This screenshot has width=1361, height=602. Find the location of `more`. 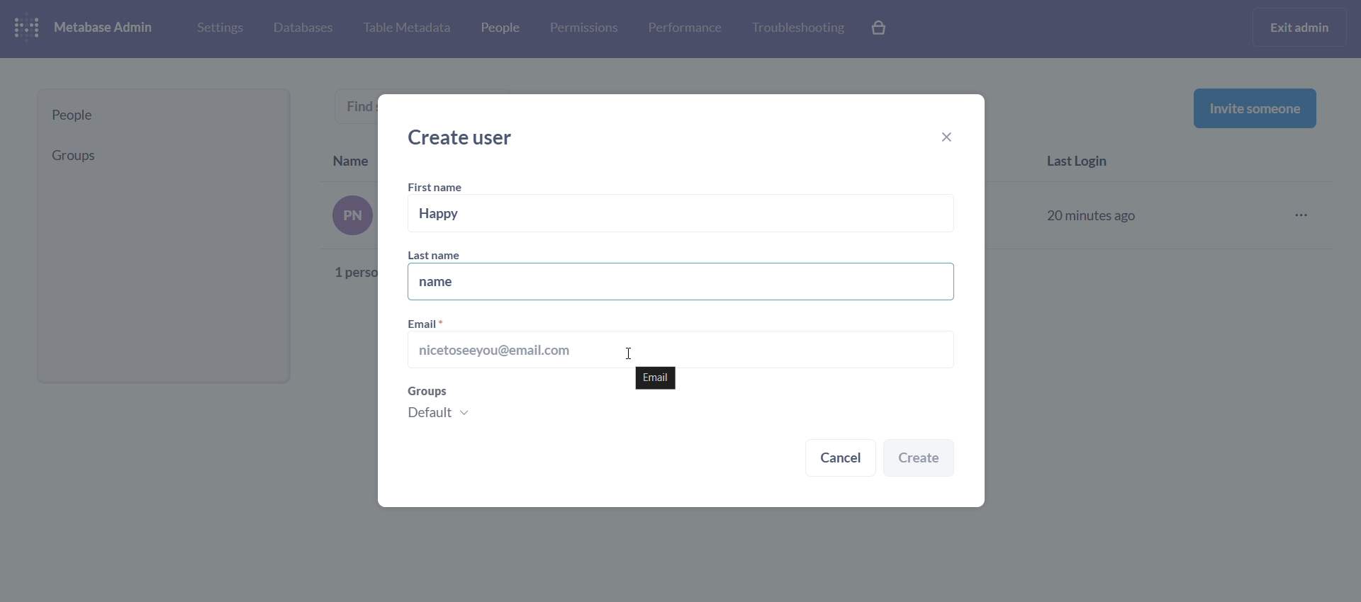

more is located at coordinates (1306, 216).